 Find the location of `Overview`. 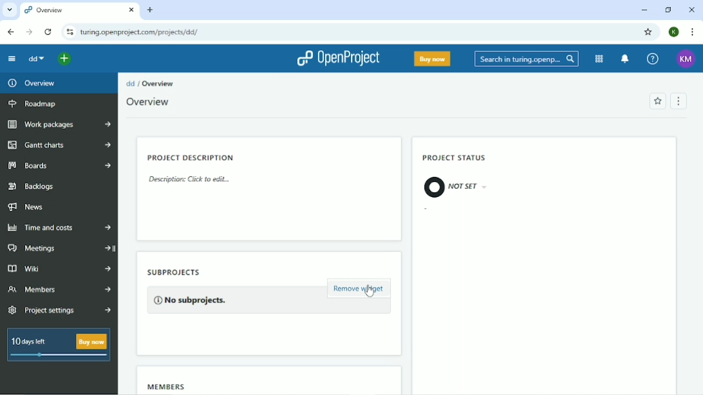

Overview is located at coordinates (160, 84).